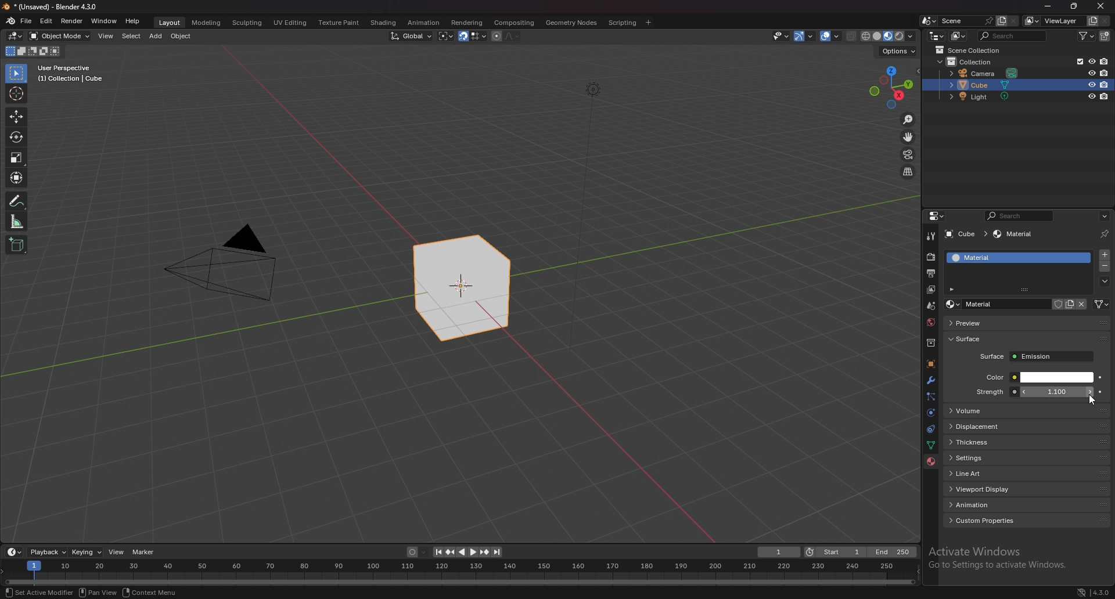 The width and height of the screenshot is (1115, 599). What do you see at coordinates (15, 36) in the screenshot?
I see `editor type` at bounding box center [15, 36].